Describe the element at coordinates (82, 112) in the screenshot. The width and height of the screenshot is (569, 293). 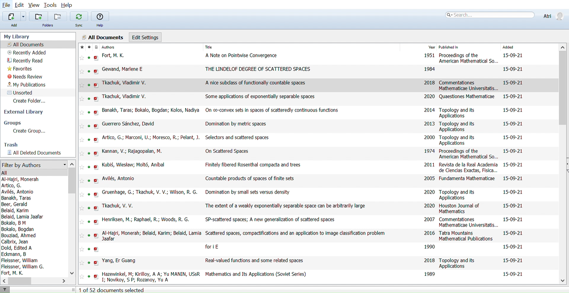
I see `Add this reference to favorites` at that location.